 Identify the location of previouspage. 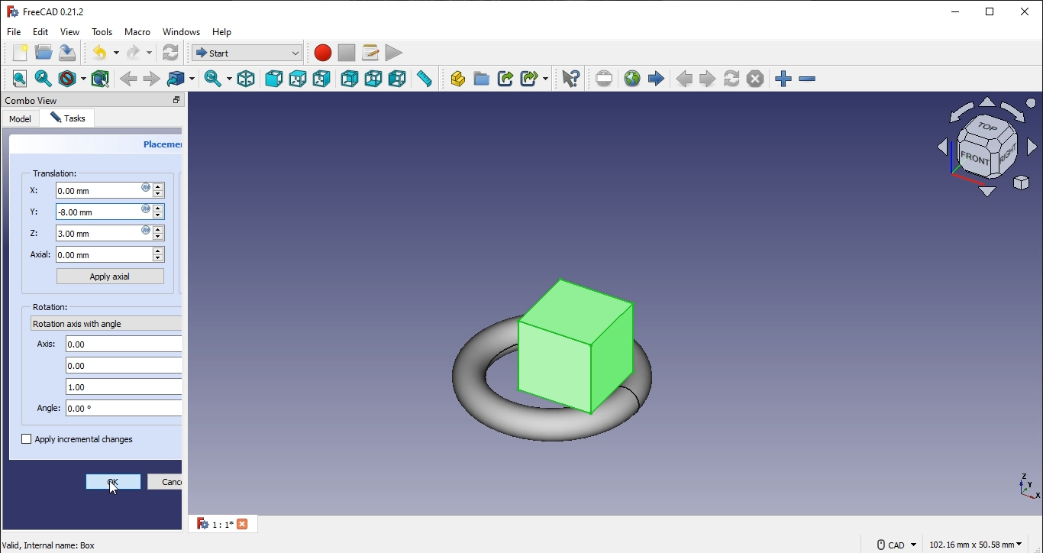
(684, 79).